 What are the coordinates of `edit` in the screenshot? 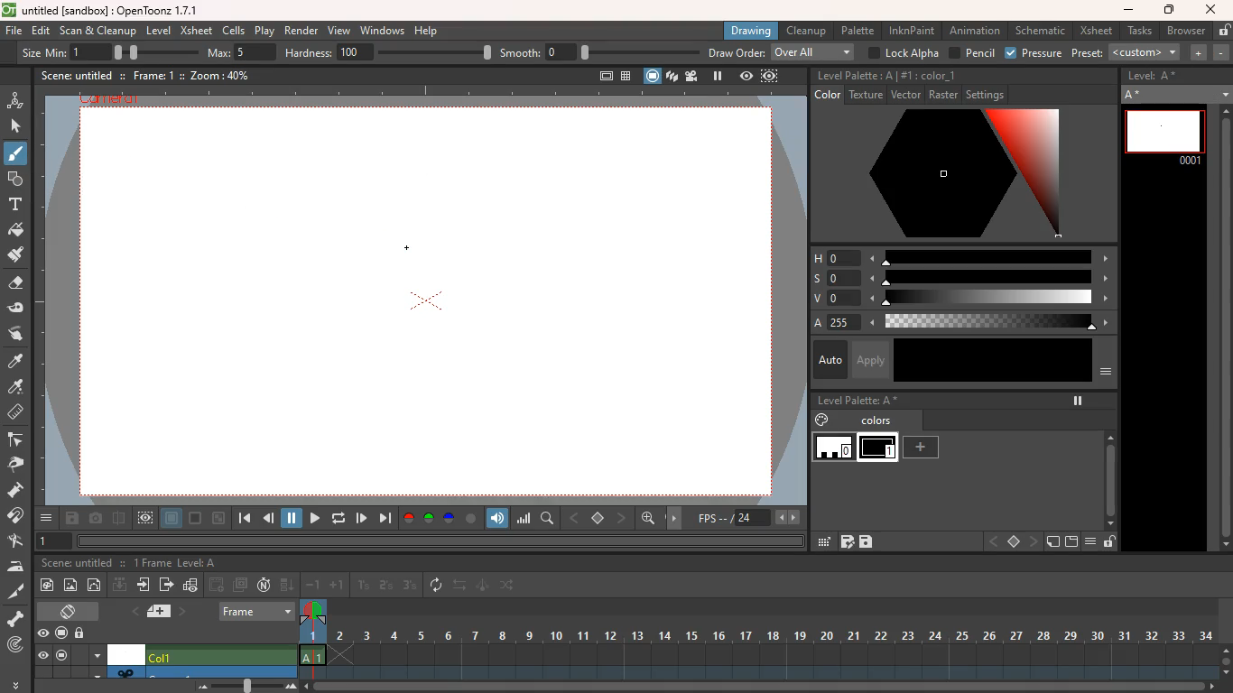 It's located at (42, 31).